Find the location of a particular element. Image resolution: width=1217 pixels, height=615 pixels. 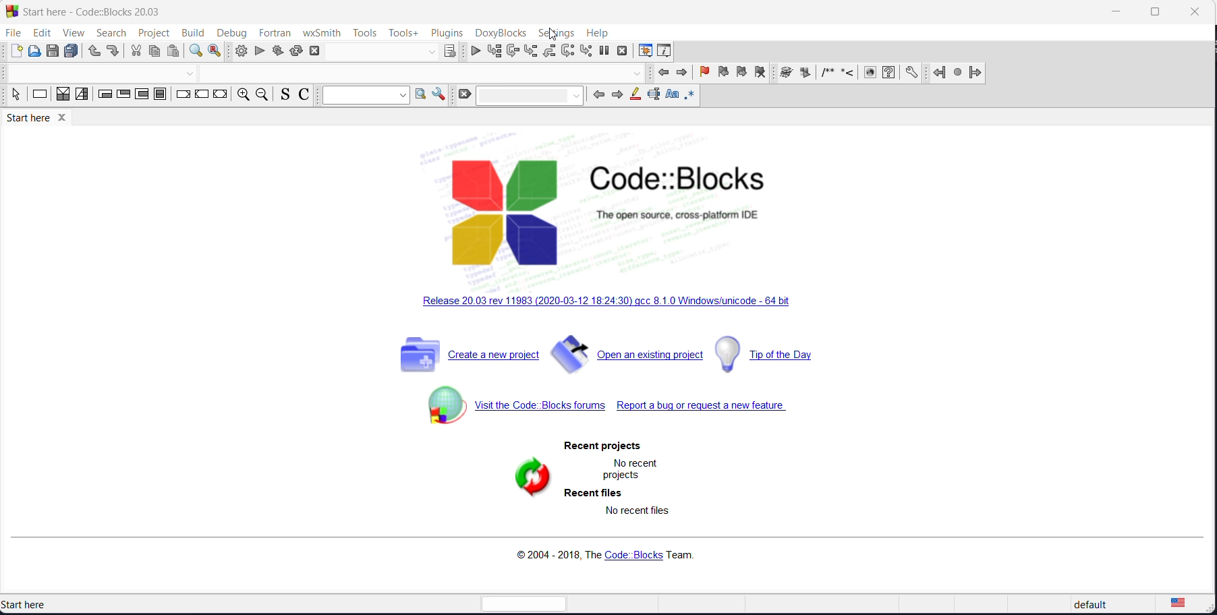

debug is located at coordinates (231, 30).